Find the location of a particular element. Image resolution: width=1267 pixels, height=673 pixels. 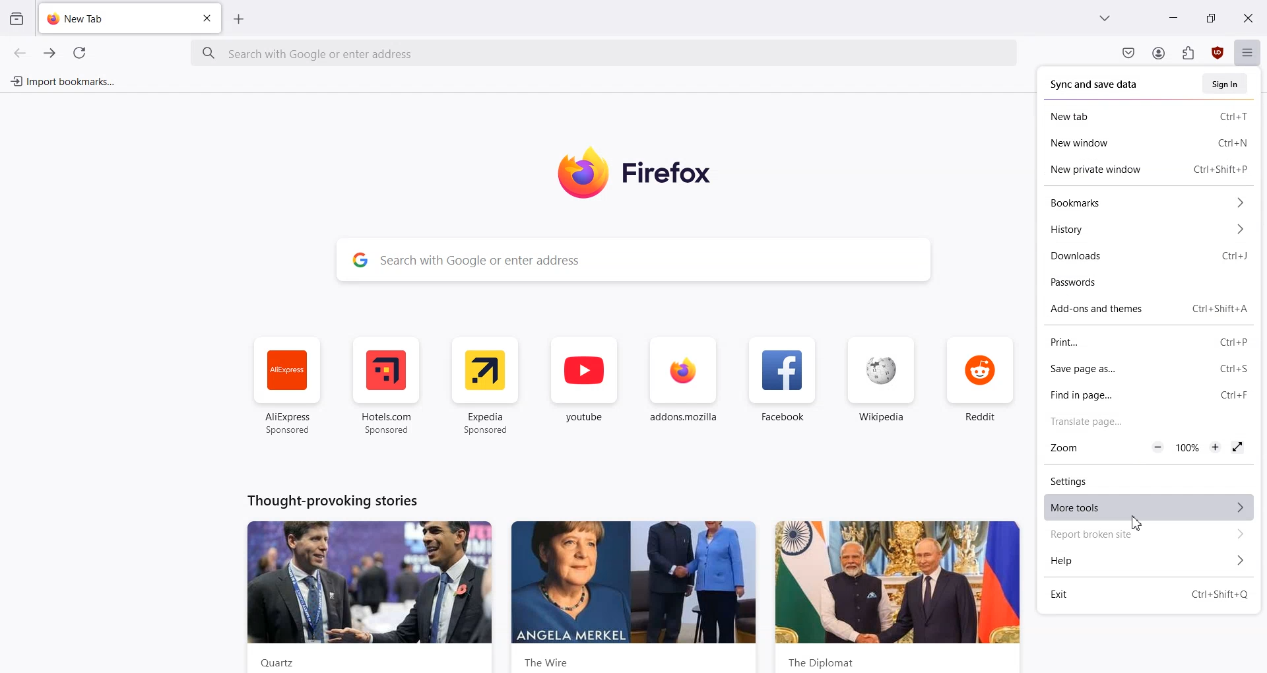

Extensions is located at coordinates (1188, 53).